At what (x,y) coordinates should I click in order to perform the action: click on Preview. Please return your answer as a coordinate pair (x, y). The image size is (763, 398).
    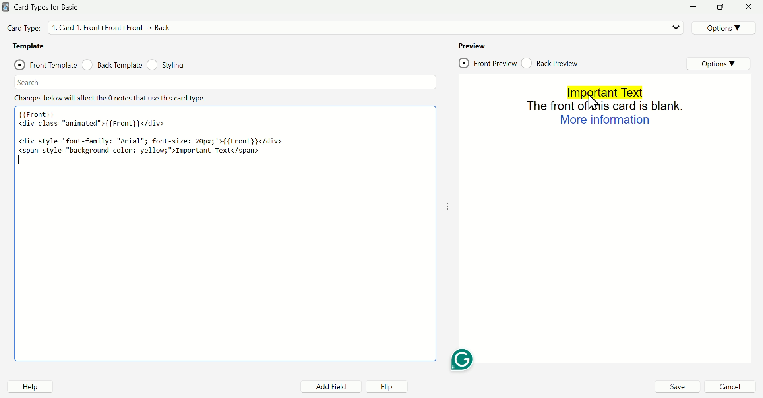
    Looking at the image, I should click on (473, 46).